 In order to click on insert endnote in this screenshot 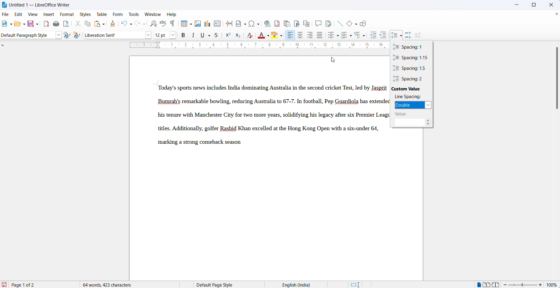, I will do `click(286, 23)`.